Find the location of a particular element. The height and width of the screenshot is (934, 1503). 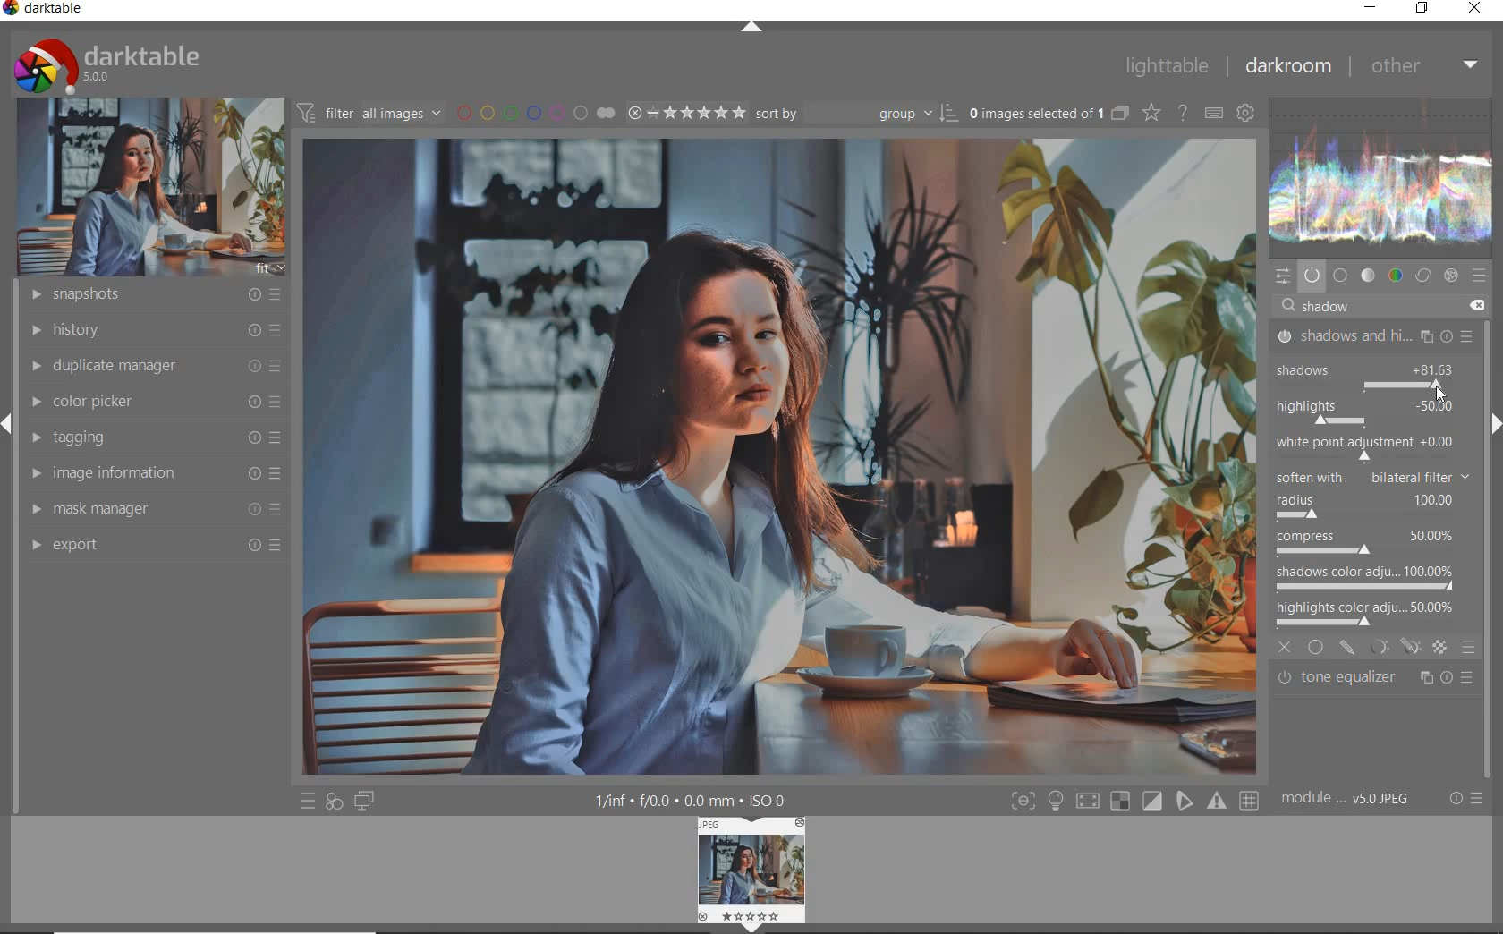

show only active modules is located at coordinates (1312, 275).